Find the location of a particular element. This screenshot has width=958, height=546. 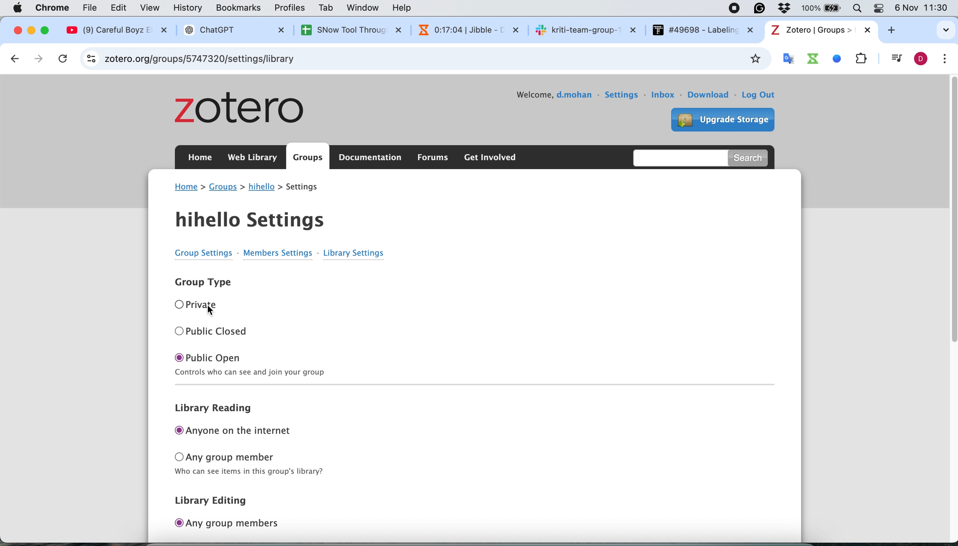

Line is located at coordinates (456, 385).